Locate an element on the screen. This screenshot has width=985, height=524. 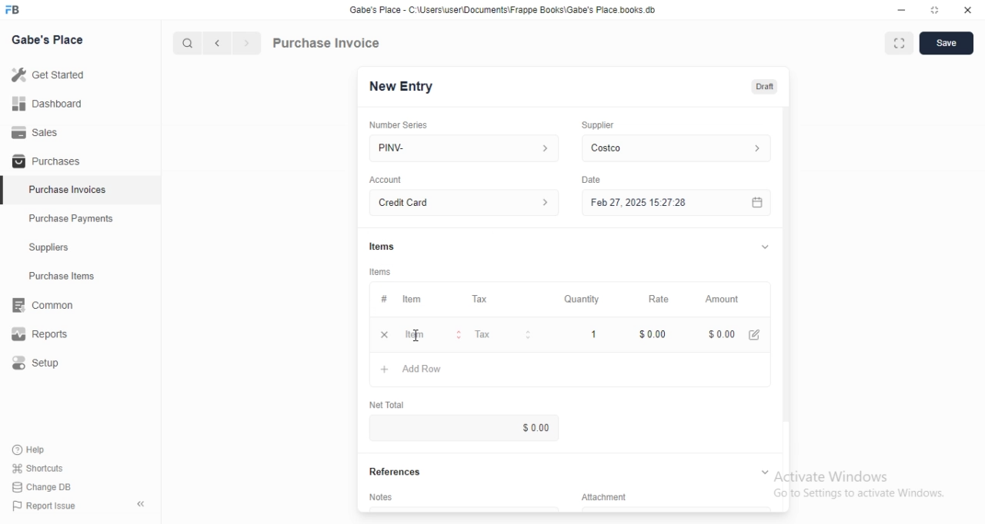
Costco is located at coordinates (676, 148).